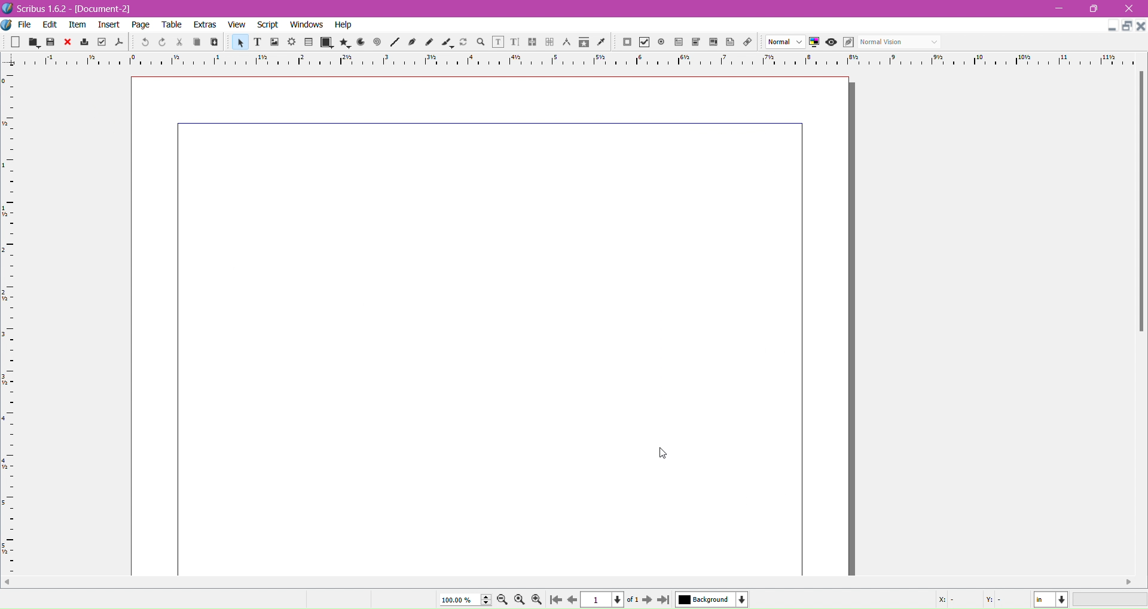 This screenshot has width=1148, height=609. What do you see at coordinates (346, 25) in the screenshot?
I see `Help` at bounding box center [346, 25].